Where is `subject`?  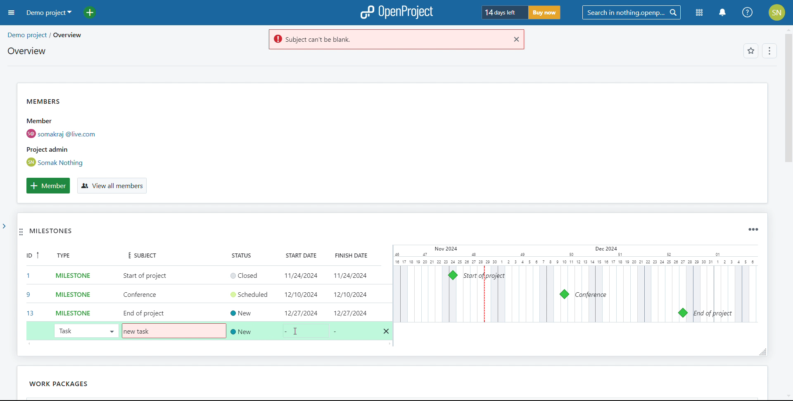
subject is located at coordinates (139, 255).